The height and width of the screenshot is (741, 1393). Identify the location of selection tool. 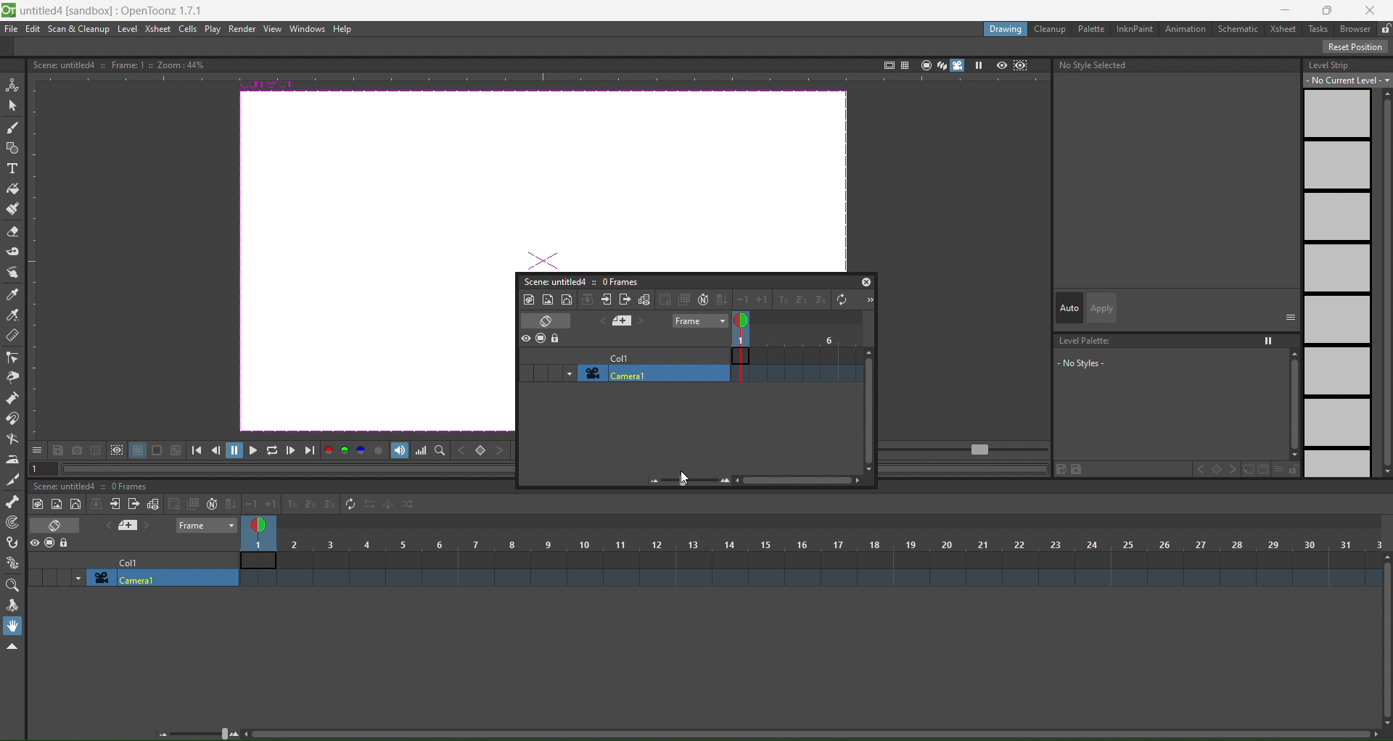
(13, 104).